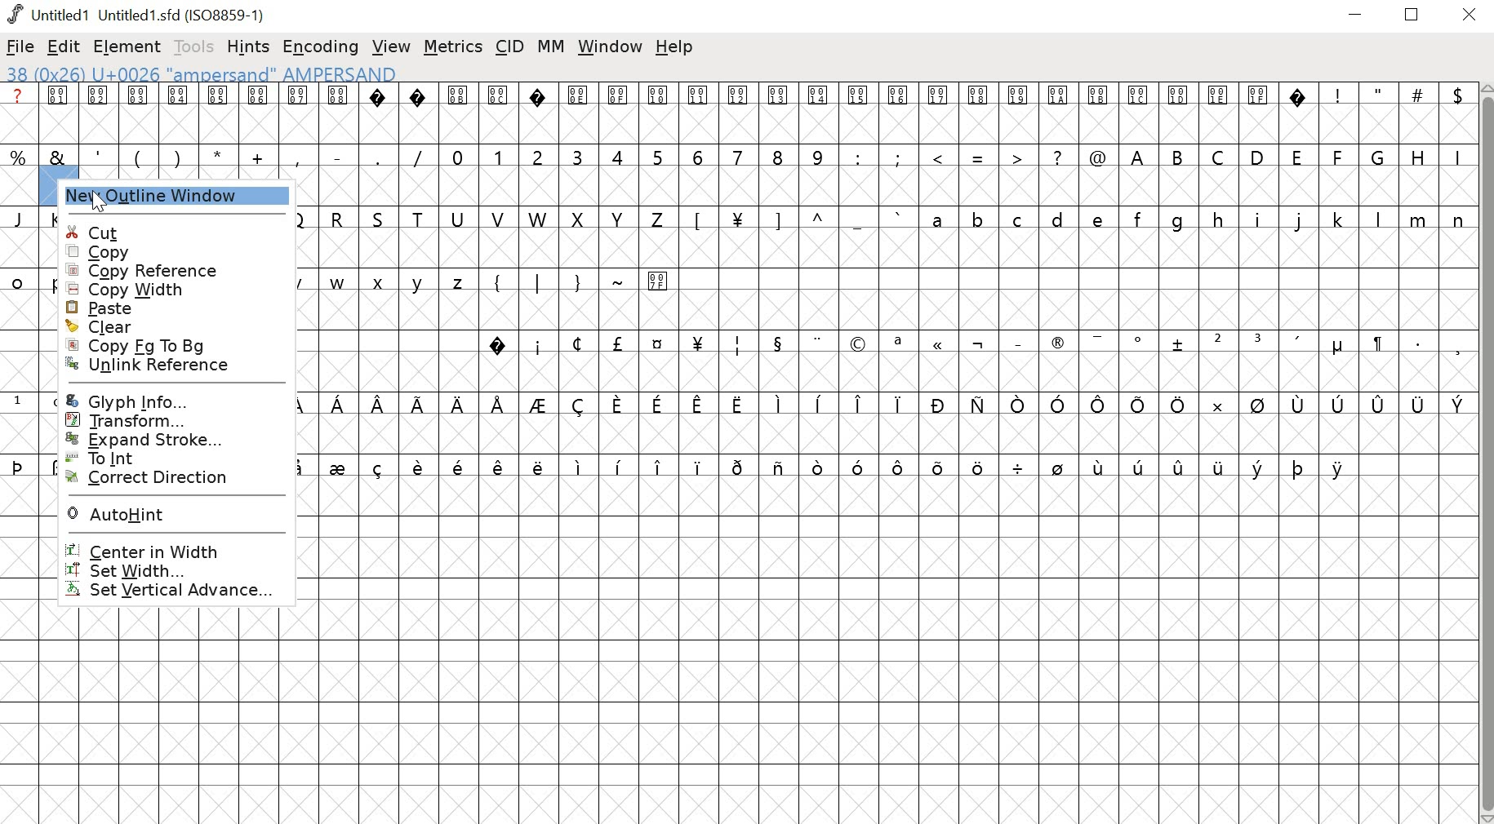 The image size is (1494, 824). What do you see at coordinates (453, 47) in the screenshot?
I see `metrics` at bounding box center [453, 47].